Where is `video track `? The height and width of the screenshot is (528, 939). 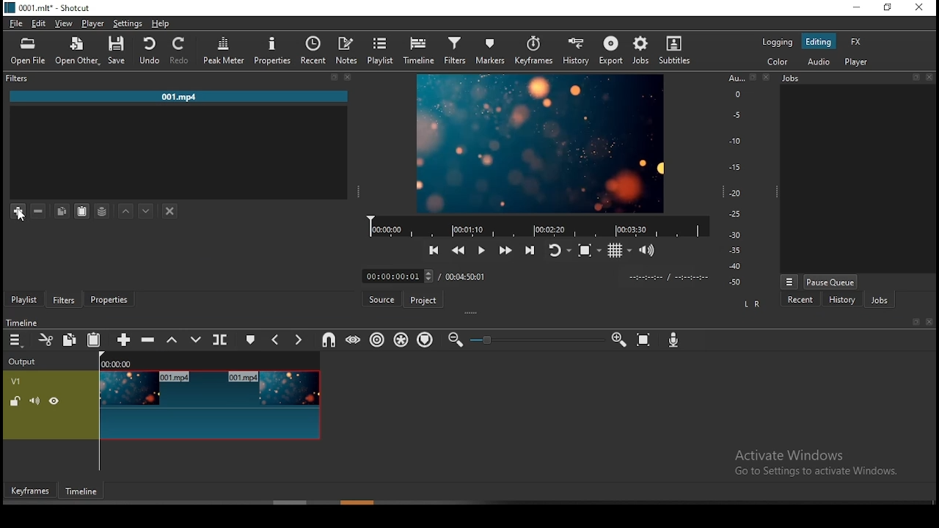
video track  is located at coordinates (161, 406).